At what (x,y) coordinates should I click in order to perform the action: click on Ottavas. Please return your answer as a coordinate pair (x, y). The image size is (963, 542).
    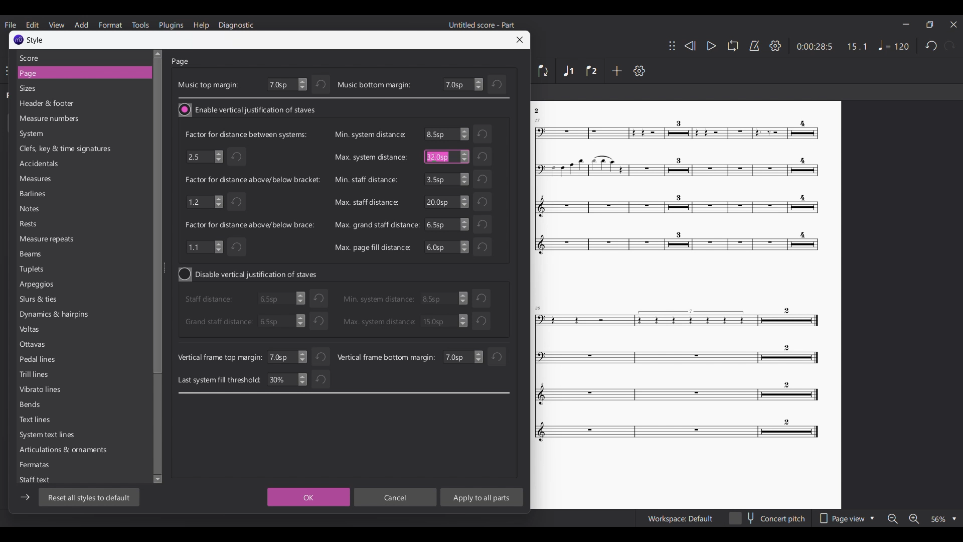
    Looking at the image, I should click on (54, 346).